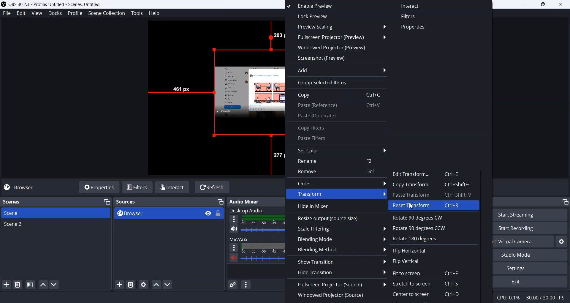 This screenshot has width=570, height=303. What do you see at coordinates (337, 172) in the screenshot?
I see `Remove` at bounding box center [337, 172].